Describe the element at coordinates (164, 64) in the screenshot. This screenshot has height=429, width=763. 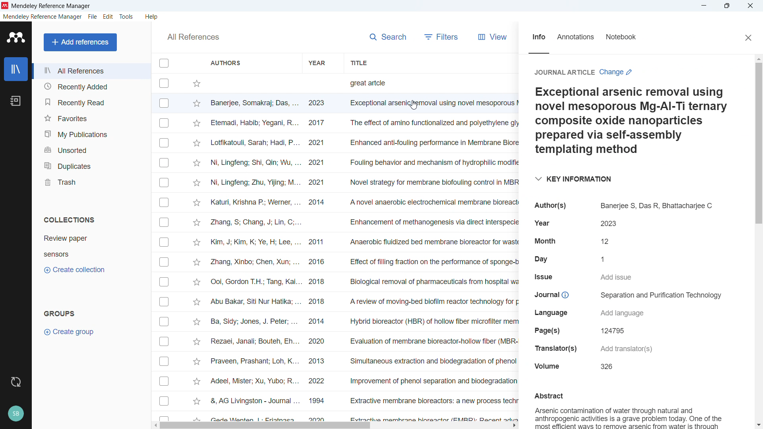
I see `Select all ` at that location.